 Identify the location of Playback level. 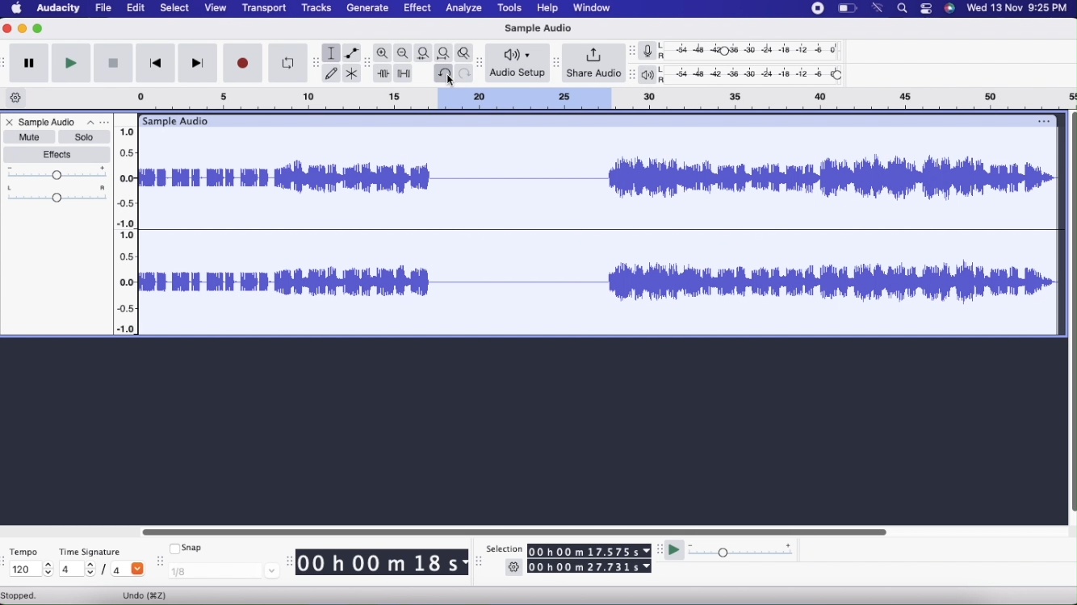
(757, 76).